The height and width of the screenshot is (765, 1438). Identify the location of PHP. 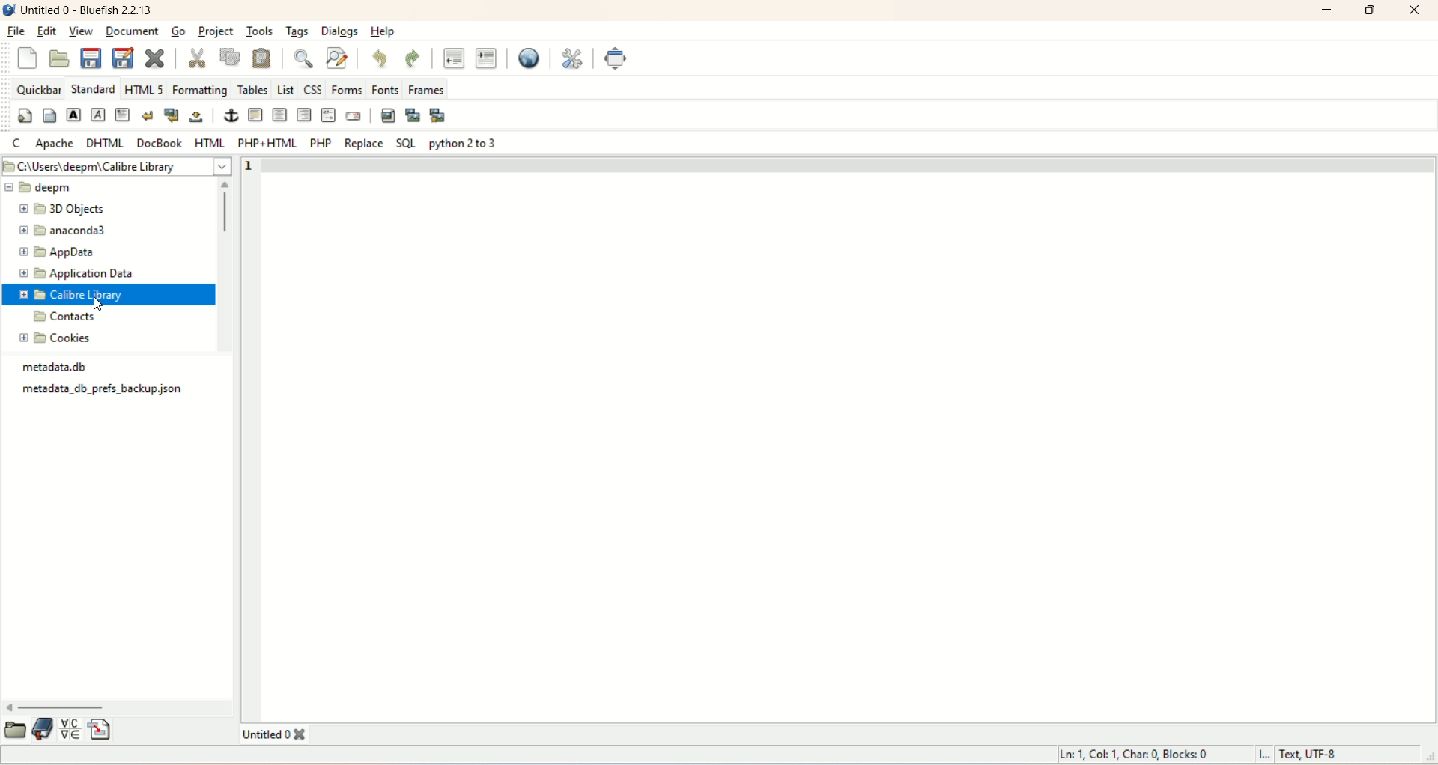
(322, 144).